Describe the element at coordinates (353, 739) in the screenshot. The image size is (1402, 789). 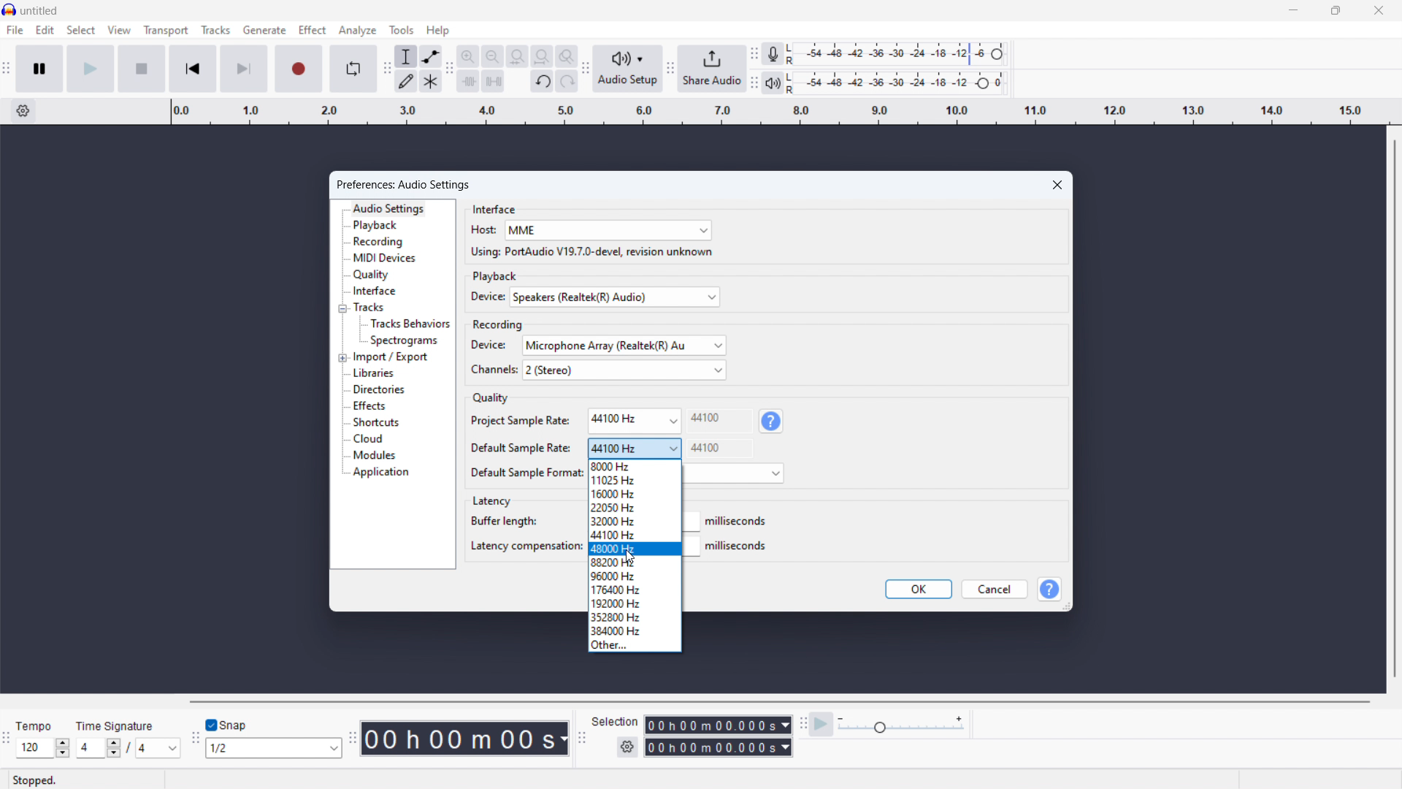
I see `time toolbar` at that location.